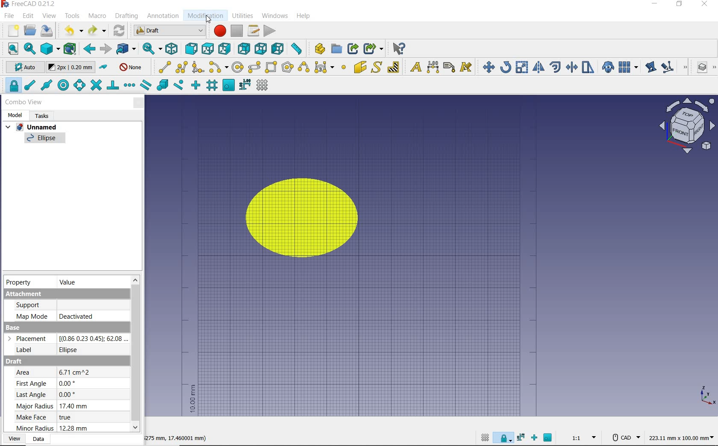 This screenshot has width=718, height=446. Describe the element at coordinates (254, 67) in the screenshot. I see `ellipse` at that location.